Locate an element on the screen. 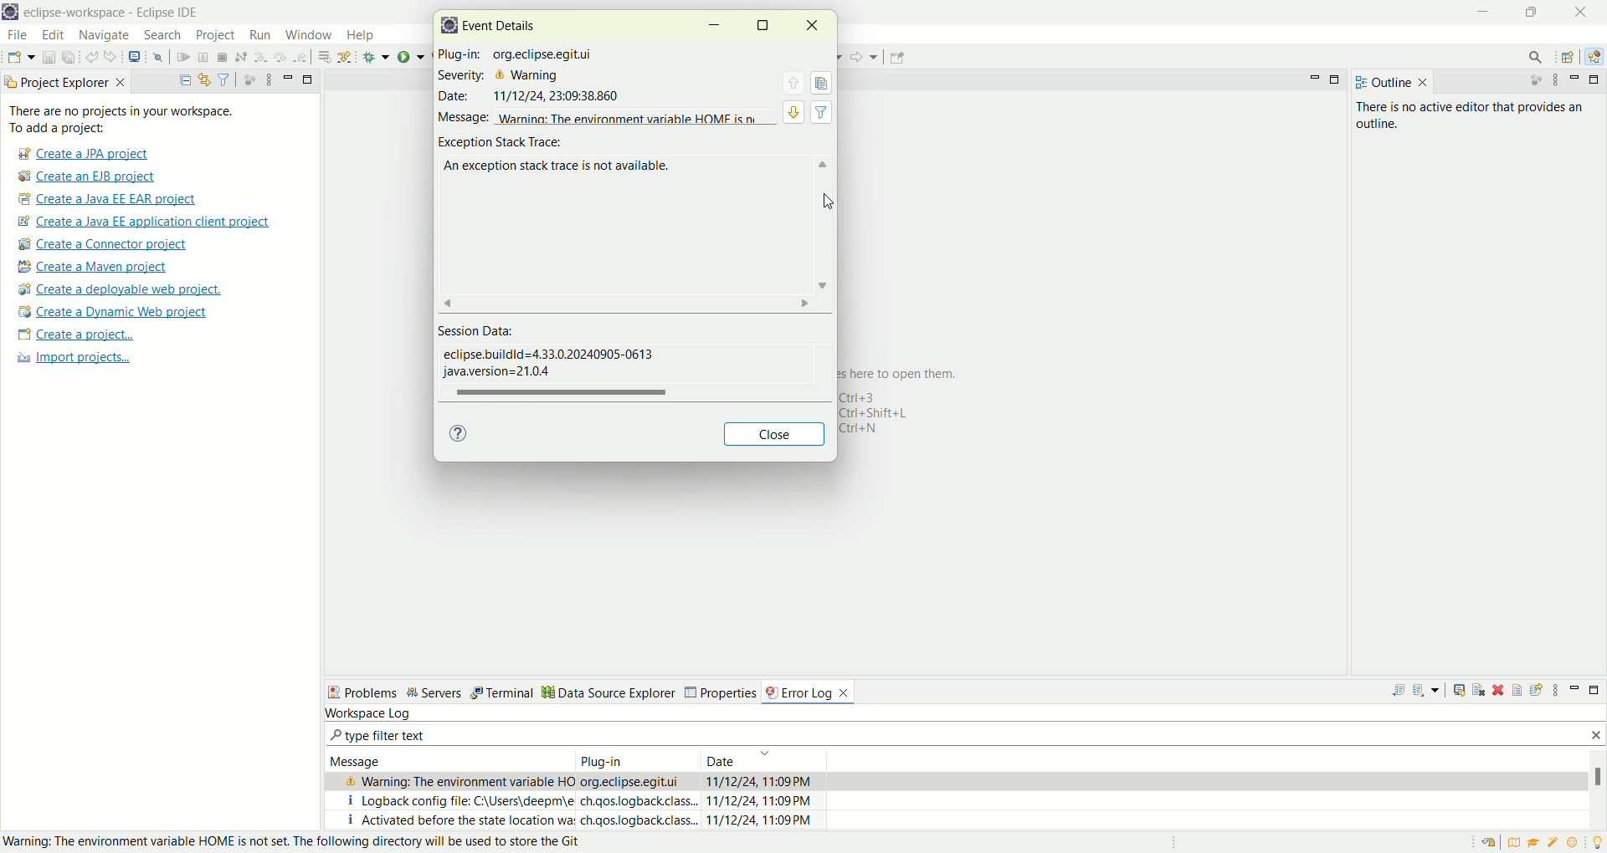 This screenshot has height=853, width=1607. minimize is located at coordinates (1572, 691).